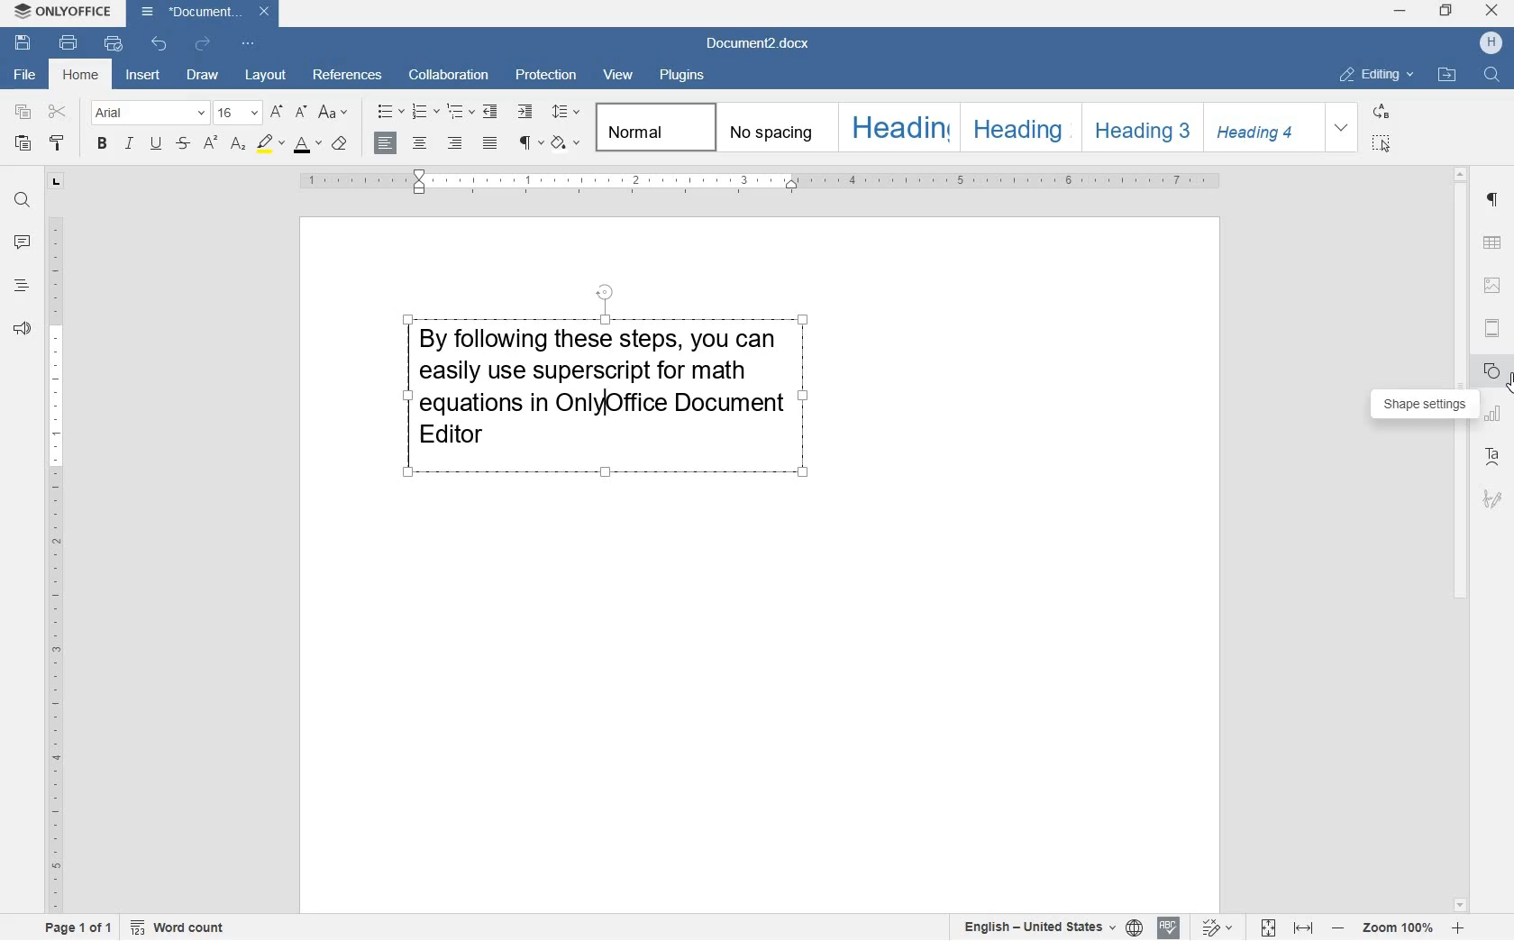 Image resolution: width=1514 pixels, height=941 pixels. I want to click on comments, so click(22, 242).